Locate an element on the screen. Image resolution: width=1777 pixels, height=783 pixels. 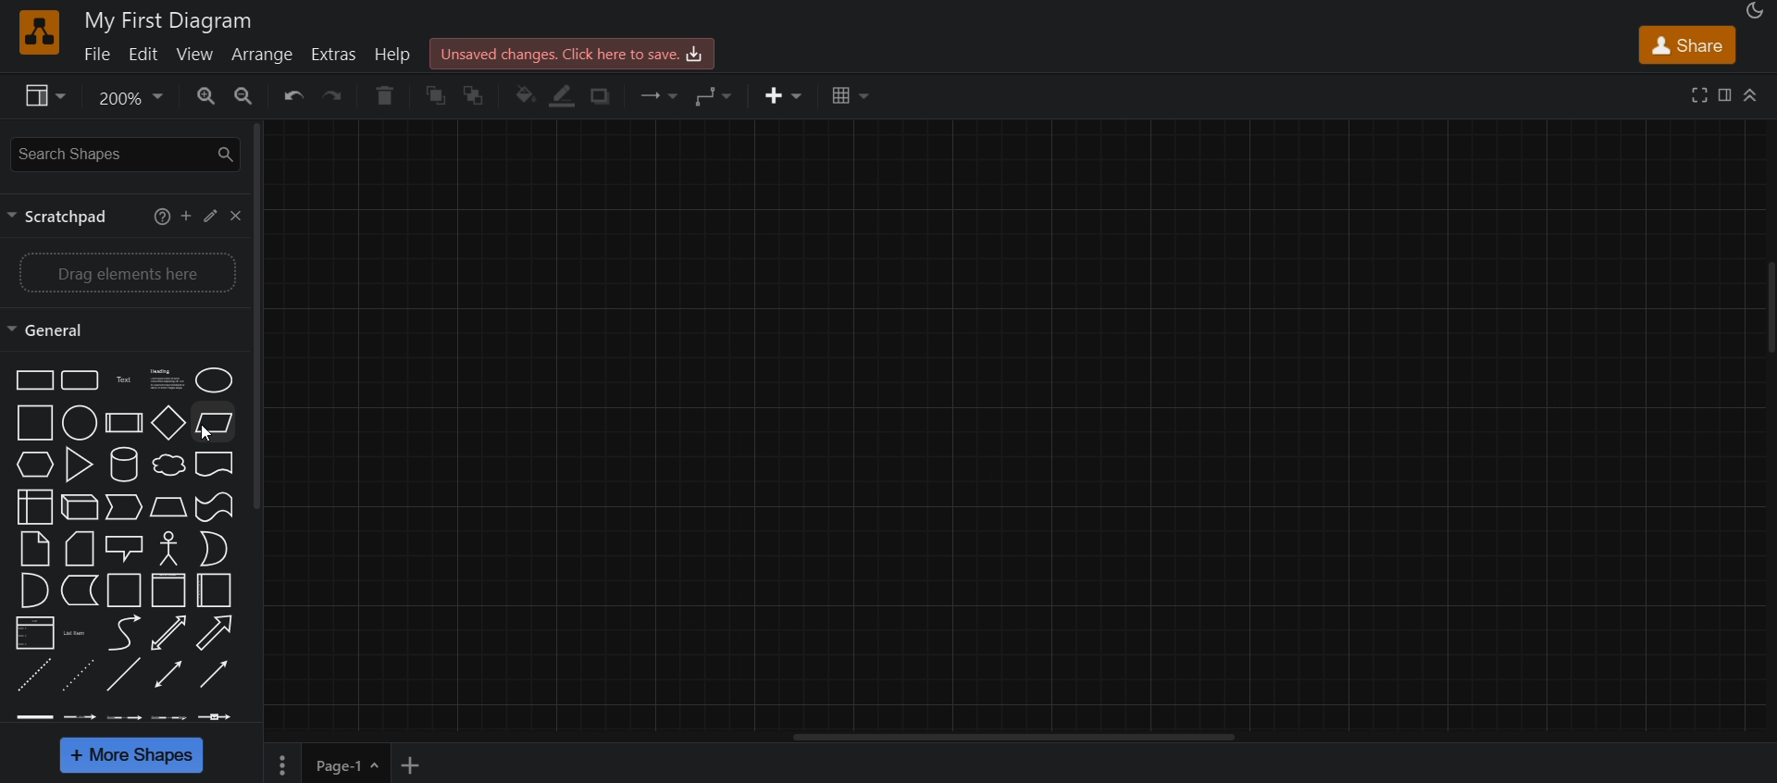
arrange is located at coordinates (263, 54).